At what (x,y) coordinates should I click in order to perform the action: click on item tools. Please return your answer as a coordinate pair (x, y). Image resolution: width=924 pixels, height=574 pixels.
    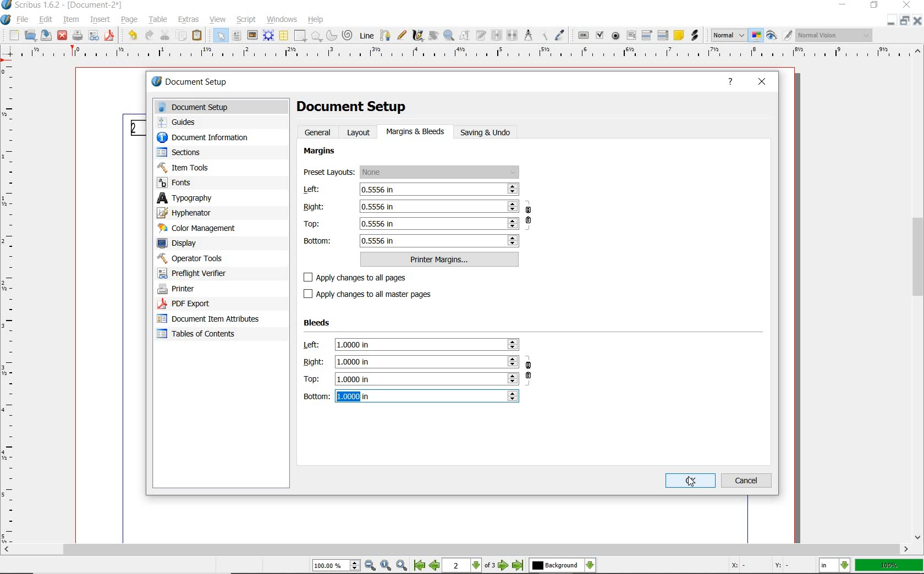
    Looking at the image, I should click on (185, 169).